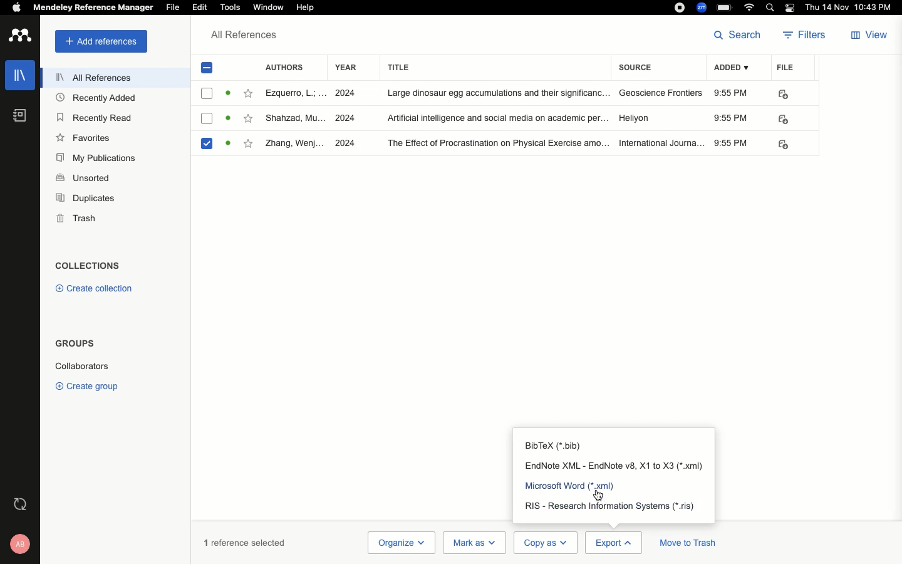  Describe the element at coordinates (635, 117) in the screenshot. I see `Hellyon` at that location.